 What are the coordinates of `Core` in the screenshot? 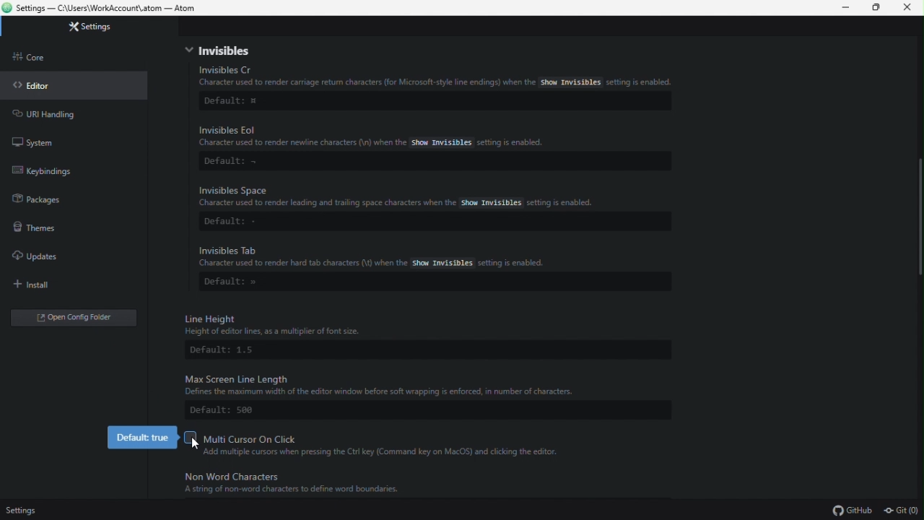 It's located at (48, 59).